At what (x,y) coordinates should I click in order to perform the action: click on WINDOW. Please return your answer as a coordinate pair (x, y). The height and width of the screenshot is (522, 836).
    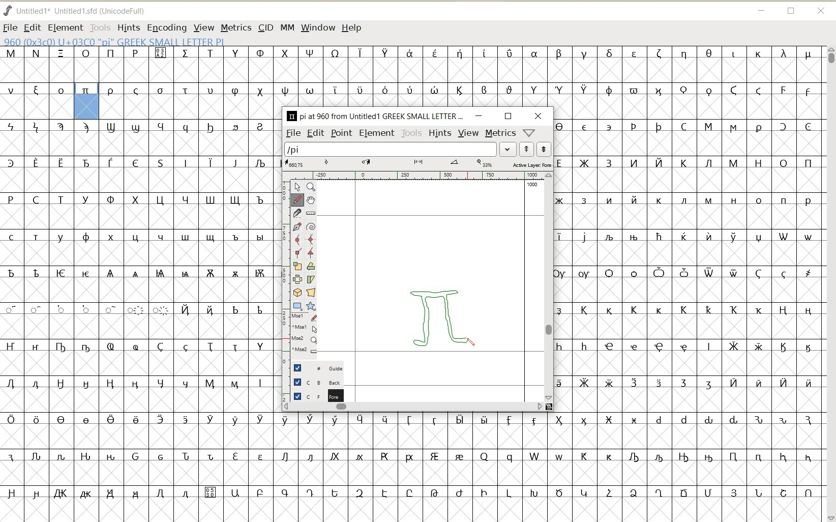
    Looking at the image, I should click on (318, 27).